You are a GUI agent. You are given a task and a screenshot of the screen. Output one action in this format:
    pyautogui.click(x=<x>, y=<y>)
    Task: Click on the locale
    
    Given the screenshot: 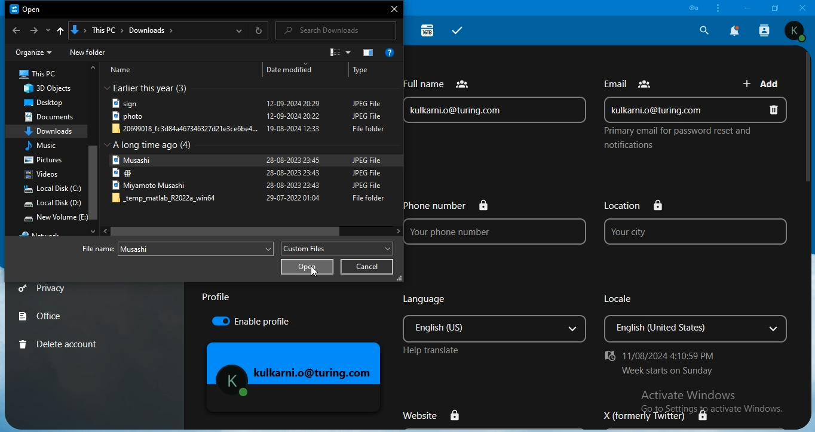 What is the action you would take?
    pyautogui.click(x=696, y=317)
    